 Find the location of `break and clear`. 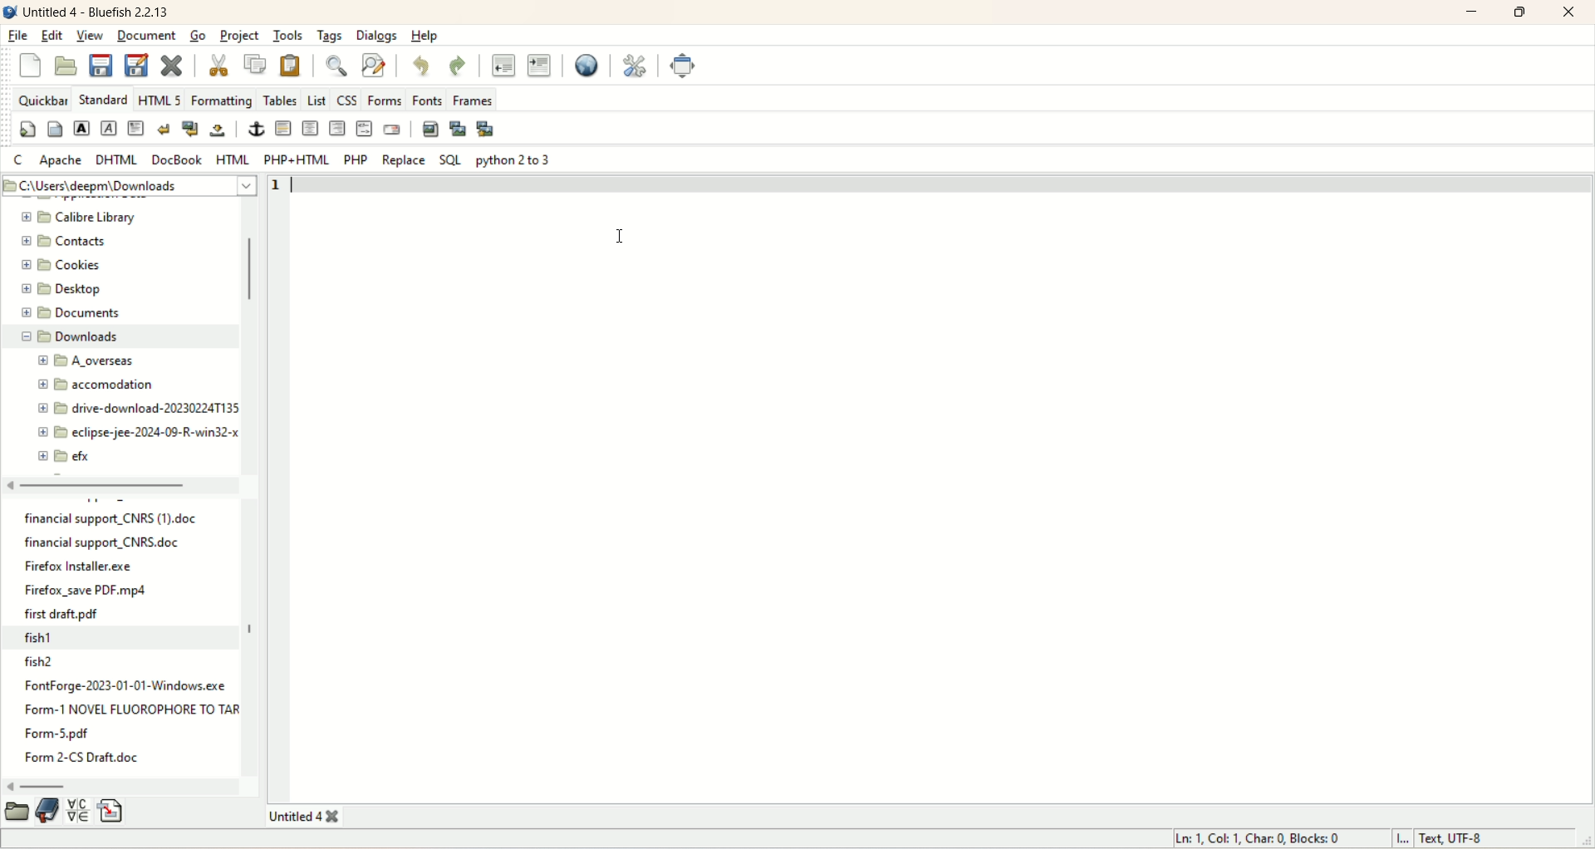

break and clear is located at coordinates (189, 130).